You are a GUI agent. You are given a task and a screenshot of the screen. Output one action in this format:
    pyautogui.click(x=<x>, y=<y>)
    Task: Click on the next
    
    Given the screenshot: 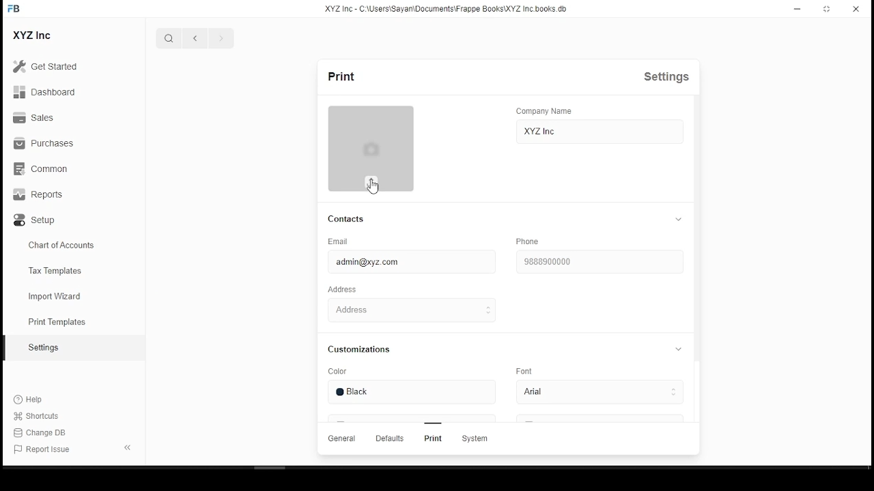 What is the action you would take?
    pyautogui.click(x=221, y=39)
    